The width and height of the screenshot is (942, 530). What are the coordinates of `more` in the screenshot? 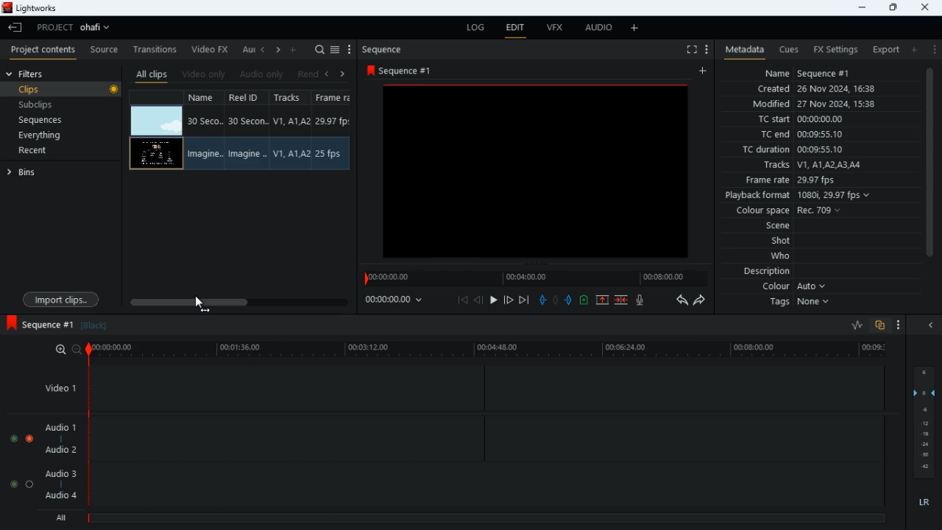 It's located at (932, 49).